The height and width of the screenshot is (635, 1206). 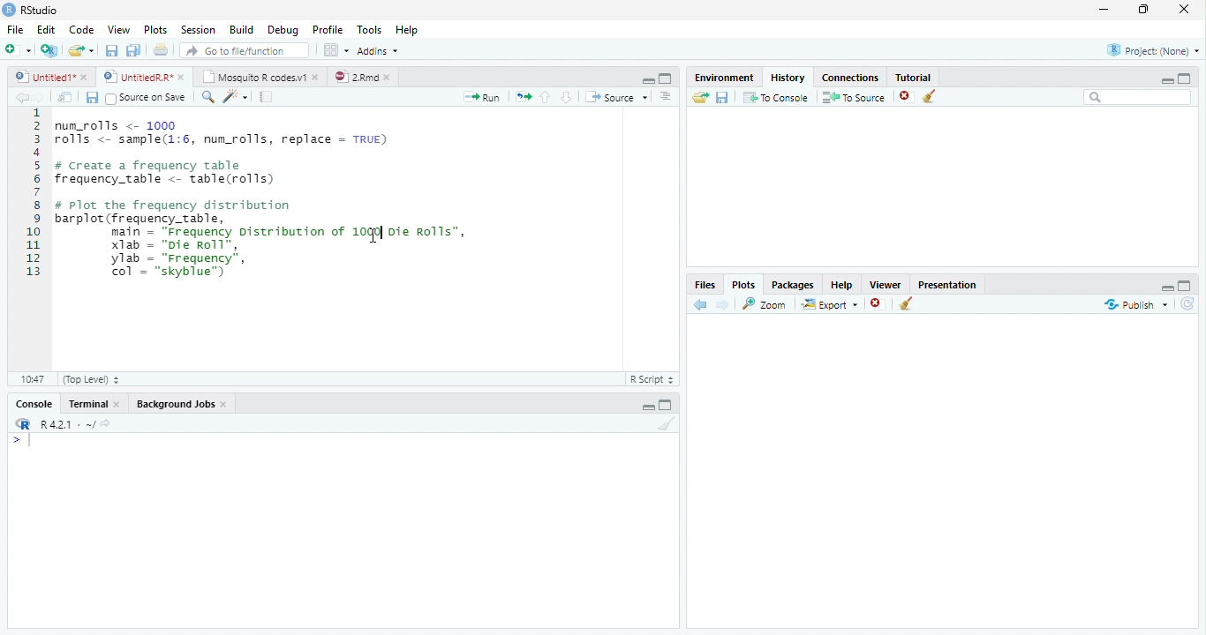 What do you see at coordinates (666, 423) in the screenshot?
I see `Clear` at bounding box center [666, 423].